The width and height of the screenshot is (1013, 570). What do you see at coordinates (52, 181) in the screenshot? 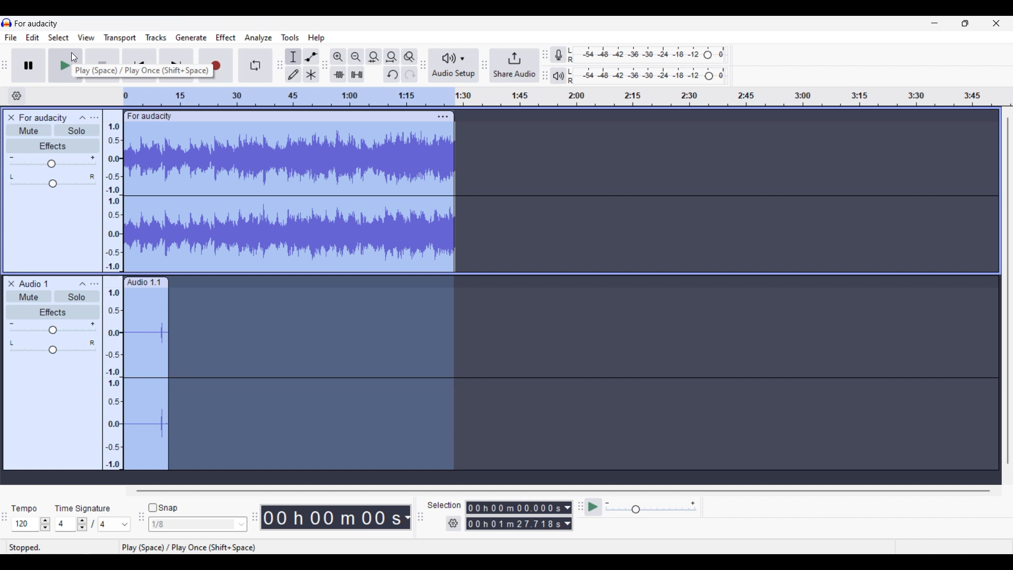
I see `Pan slider` at bounding box center [52, 181].